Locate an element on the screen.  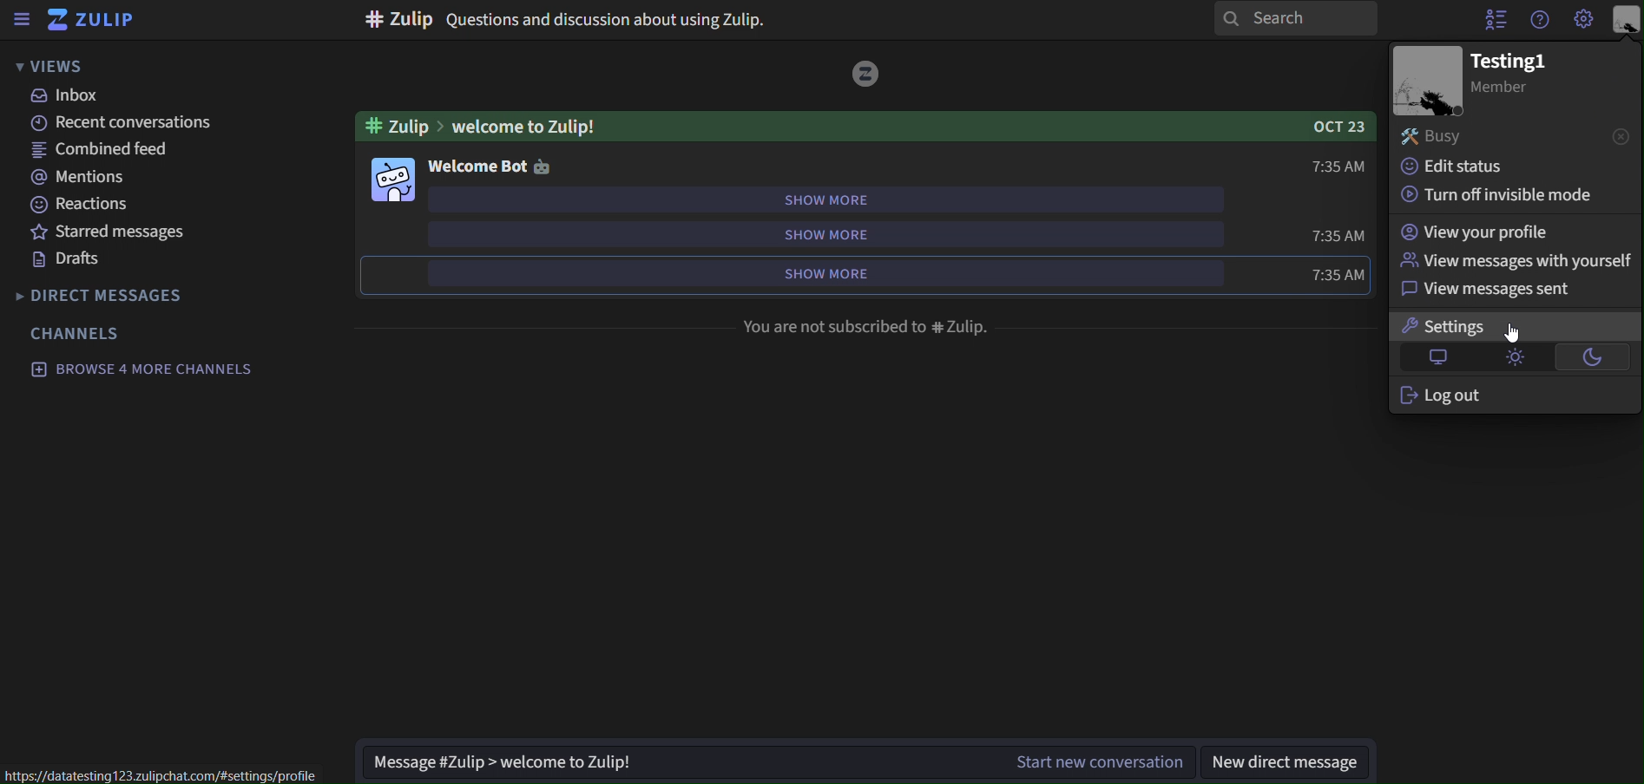
hide user list is located at coordinates (1495, 19).